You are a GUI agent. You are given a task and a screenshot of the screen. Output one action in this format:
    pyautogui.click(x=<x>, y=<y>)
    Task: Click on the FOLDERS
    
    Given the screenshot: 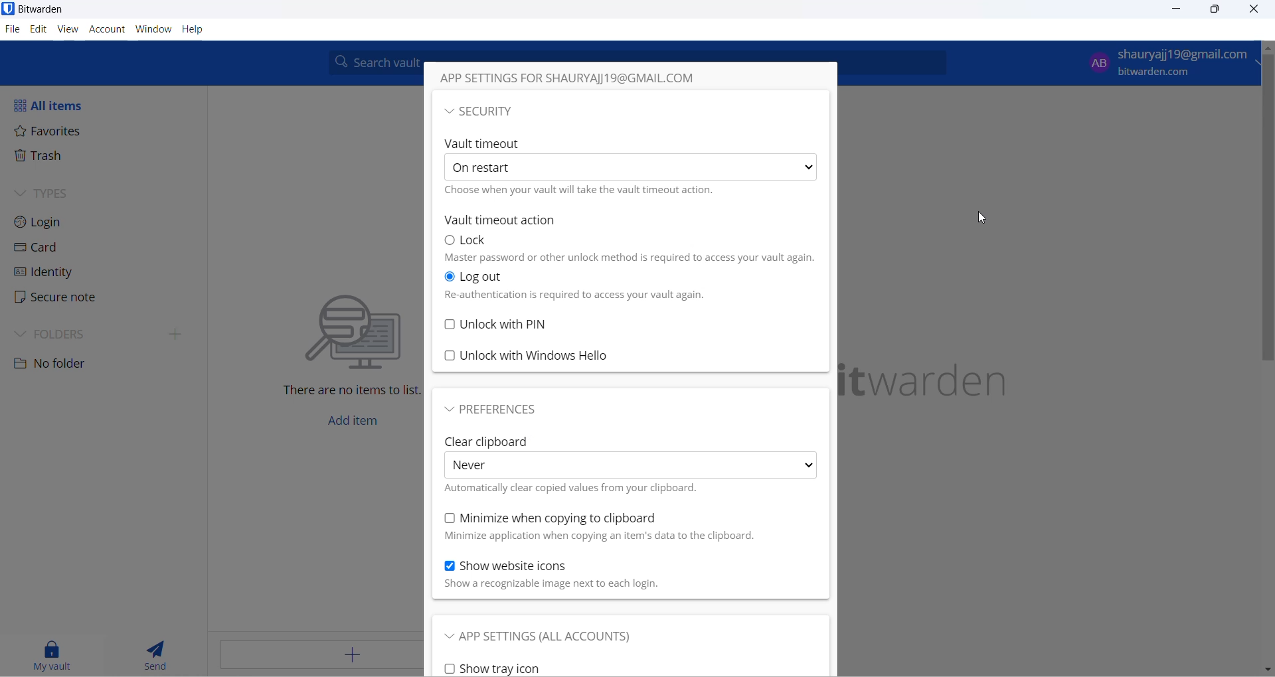 What is the action you would take?
    pyautogui.click(x=60, y=333)
    